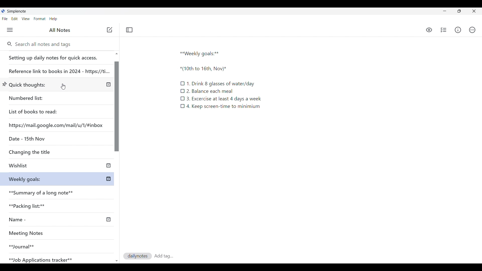  What do you see at coordinates (43, 84) in the screenshot?
I see `Quick thoughts` at bounding box center [43, 84].